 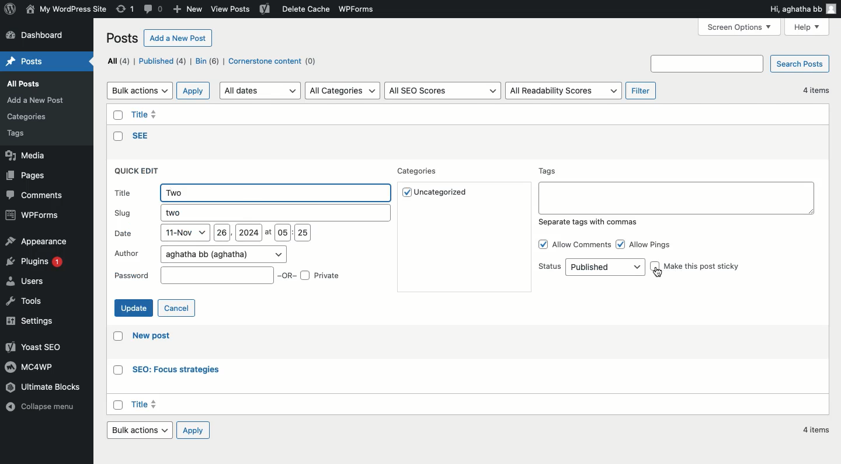 What do you see at coordinates (232, 10) in the screenshot?
I see `view posts` at bounding box center [232, 10].